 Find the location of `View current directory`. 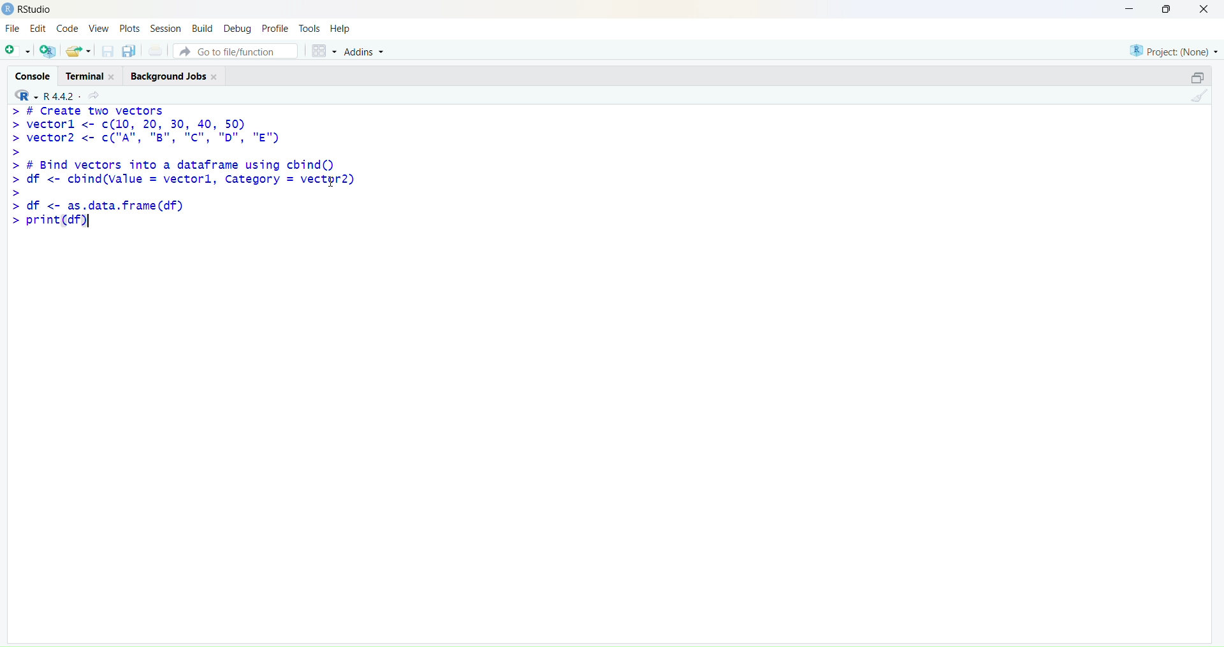

View current directory is located at coordinates (96, 96).